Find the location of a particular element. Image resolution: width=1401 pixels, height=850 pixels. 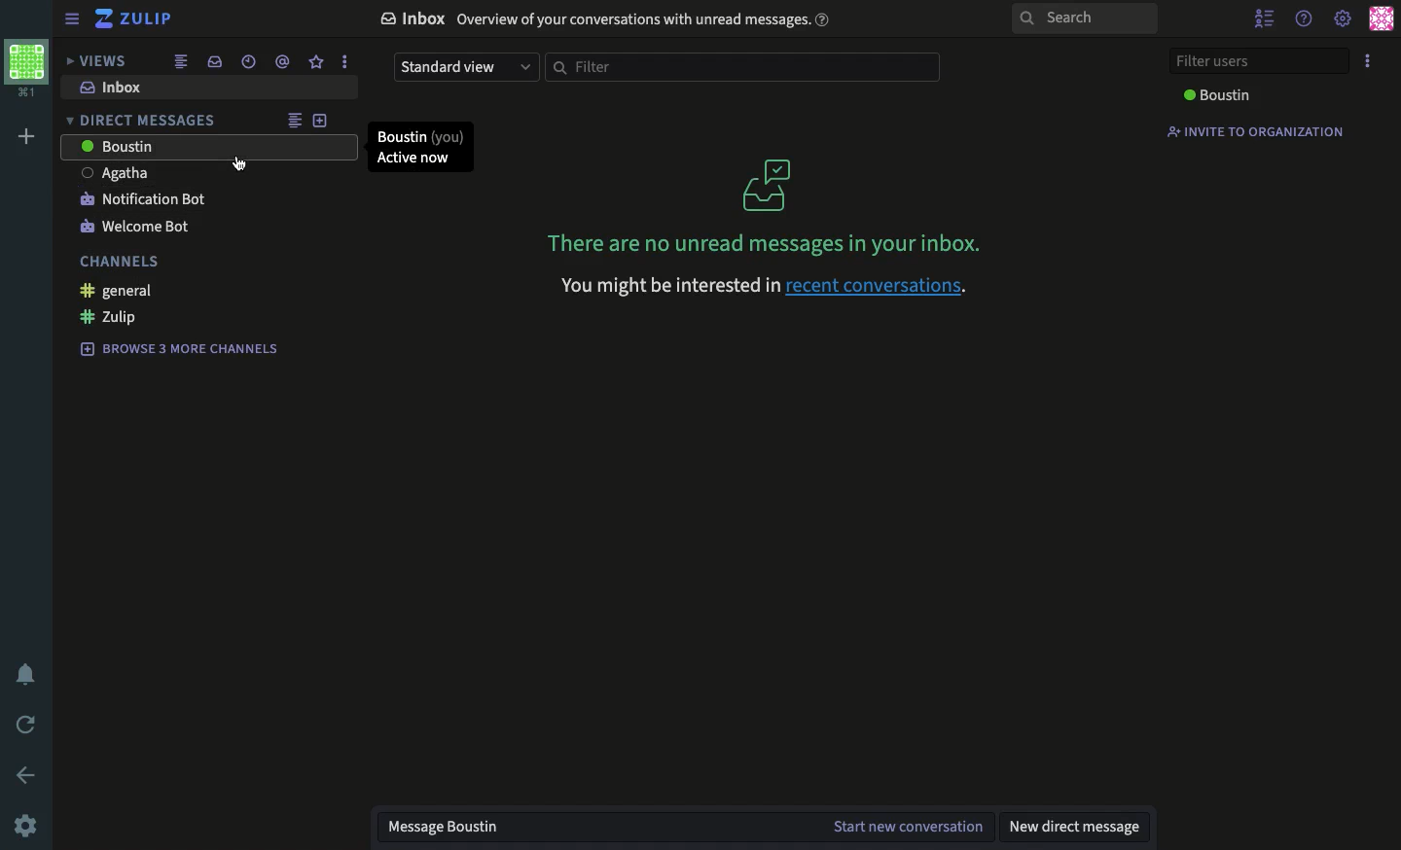

you might be interested in is located at coordinates (668, 289).